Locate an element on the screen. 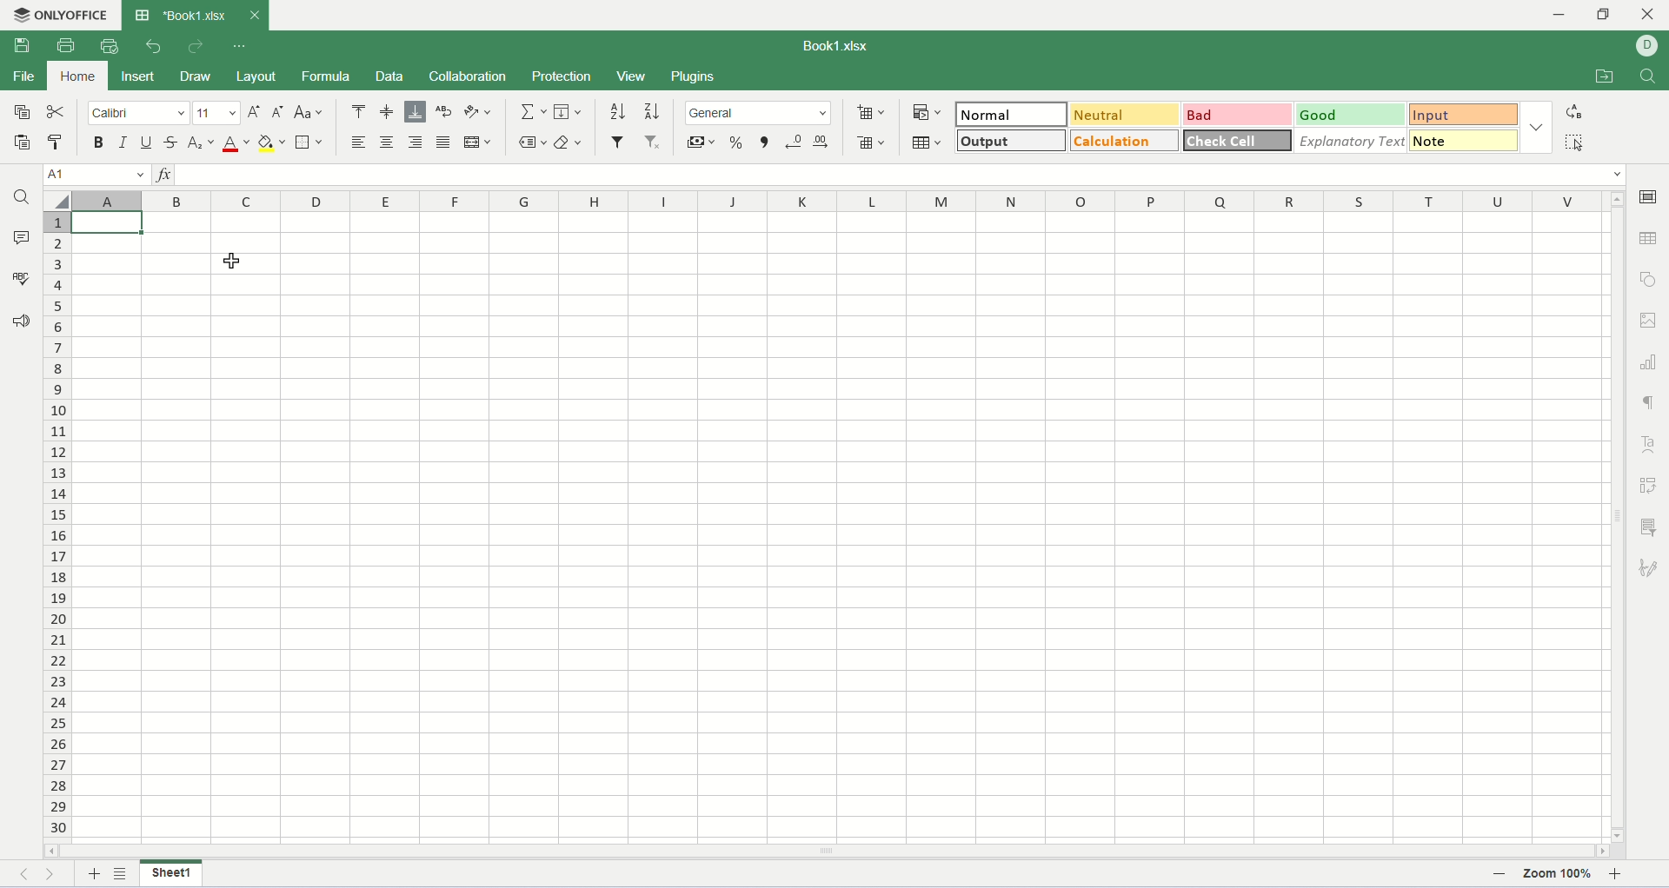  Book1.xlsx is located at coordinates (836, 44).